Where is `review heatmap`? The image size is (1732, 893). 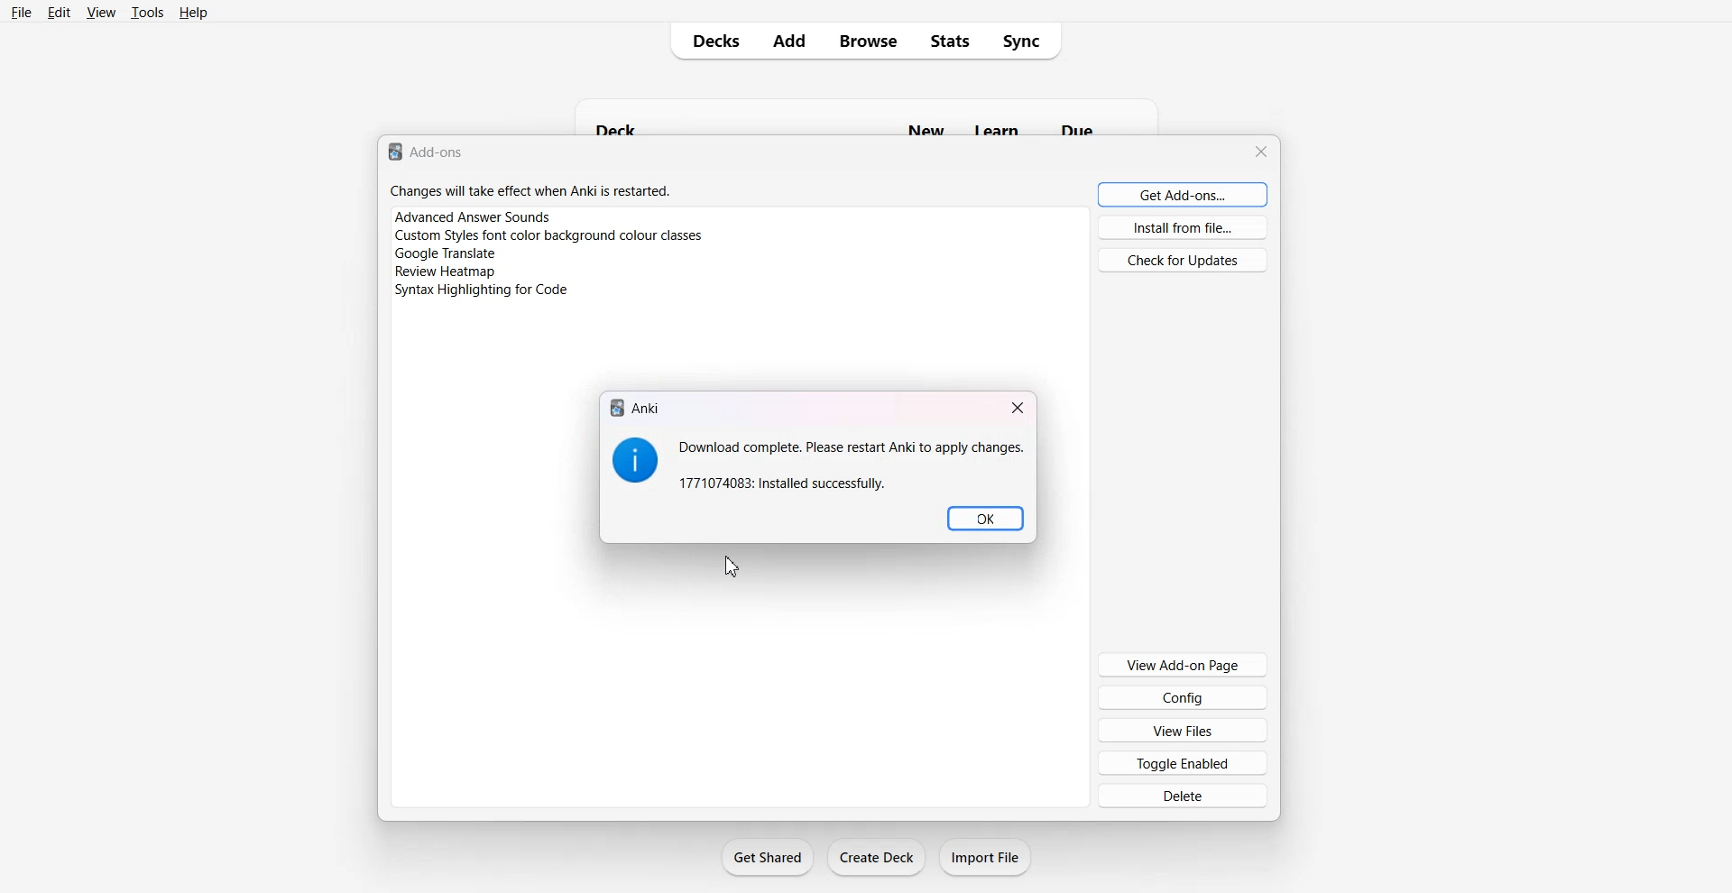
review heatmap is located at coordinates (447, 272).